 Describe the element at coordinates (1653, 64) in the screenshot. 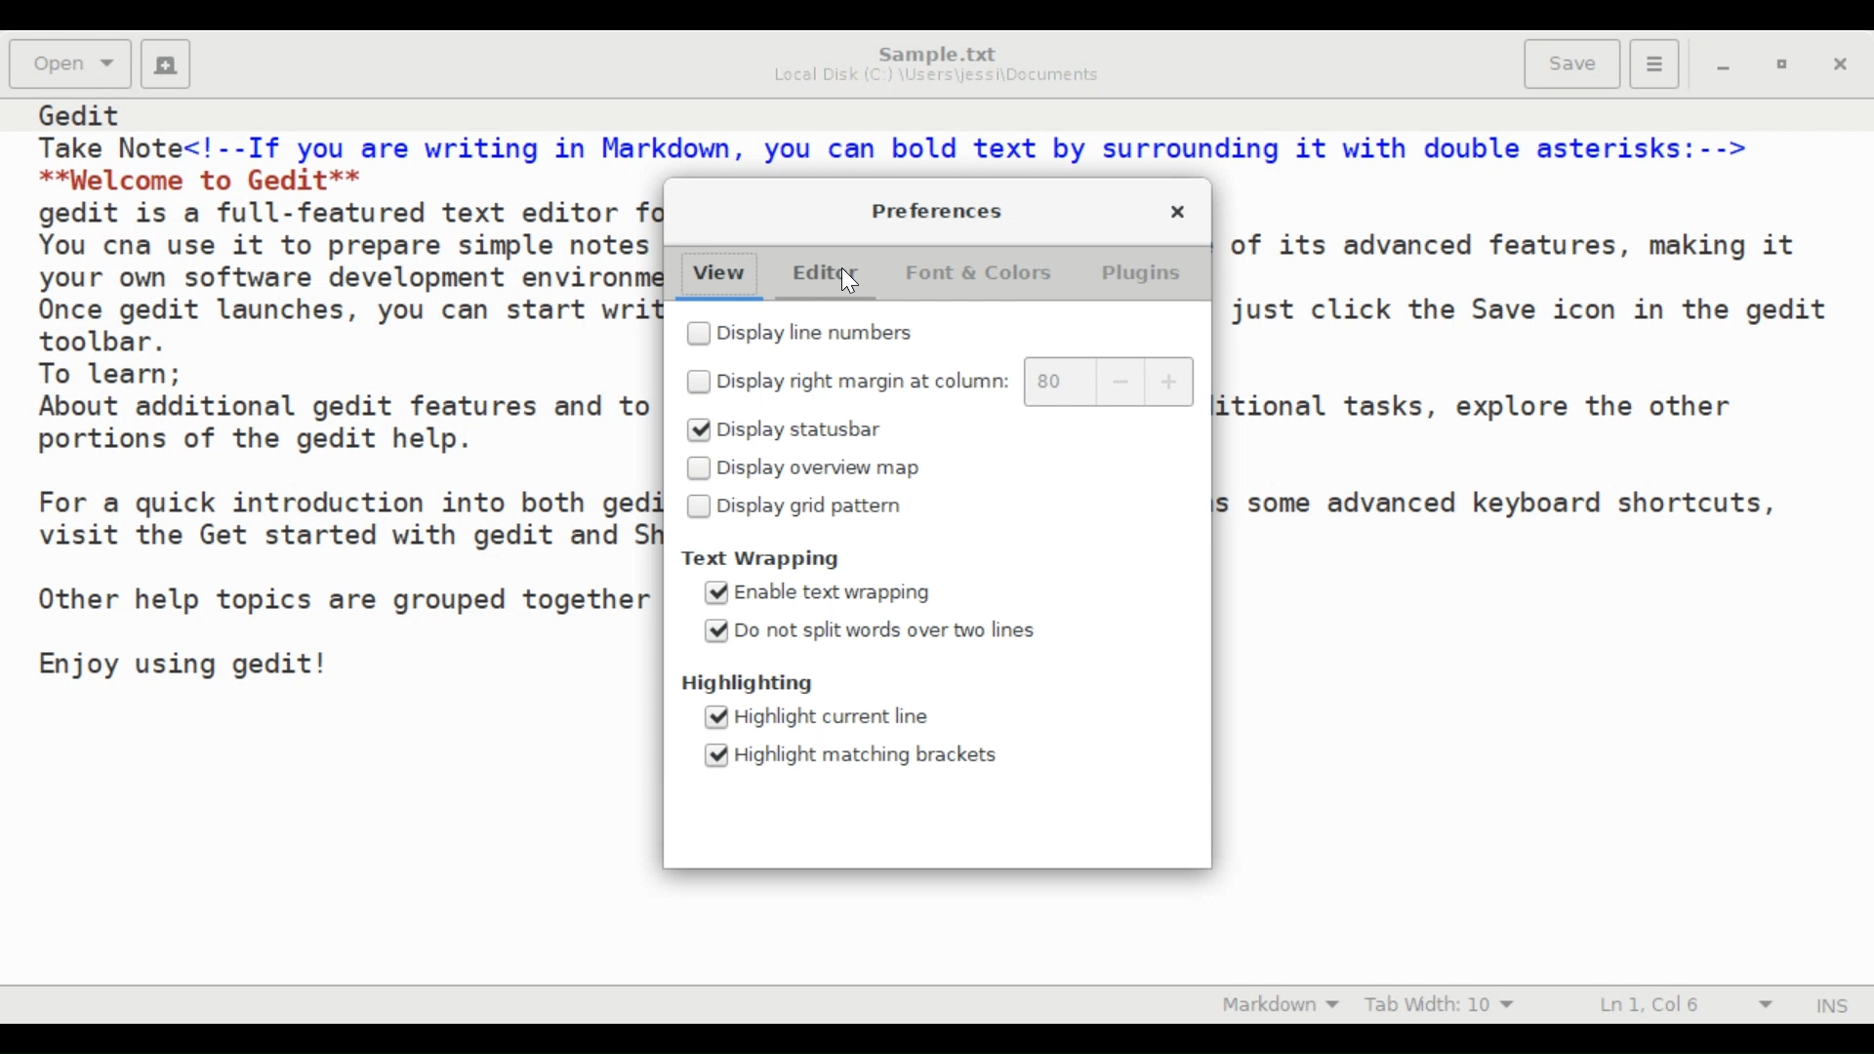

I see `Application menu` at that location.